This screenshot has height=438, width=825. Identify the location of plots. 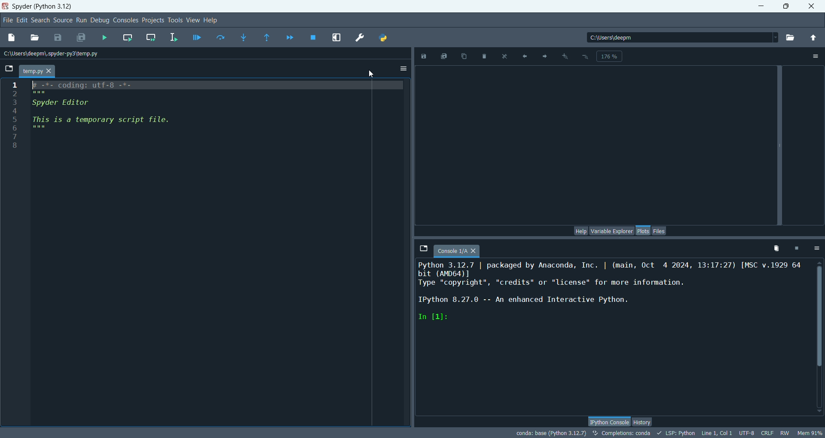
(642, 231).